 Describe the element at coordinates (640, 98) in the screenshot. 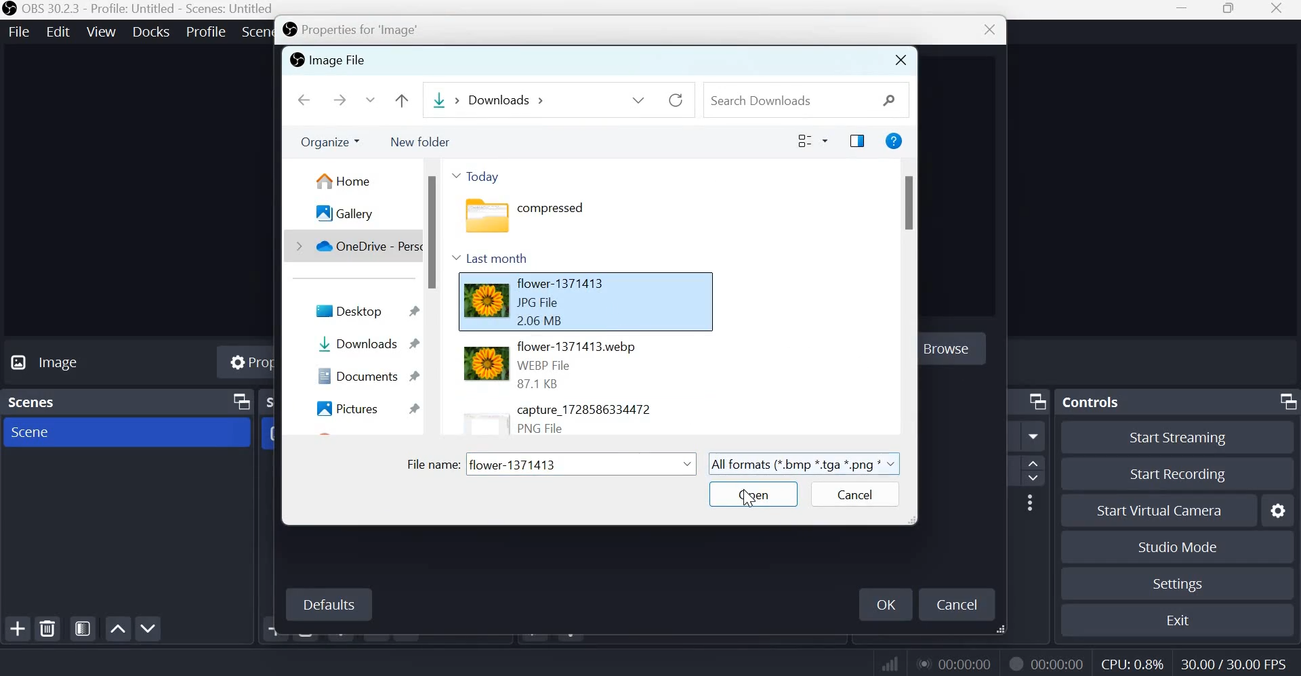

I see `previous locations` at that location.